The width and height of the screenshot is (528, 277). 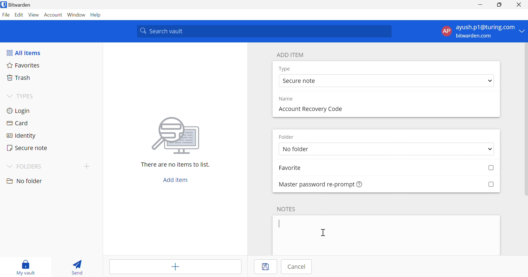 I want to click on bitwarden.com, so click(x=473, y=36).